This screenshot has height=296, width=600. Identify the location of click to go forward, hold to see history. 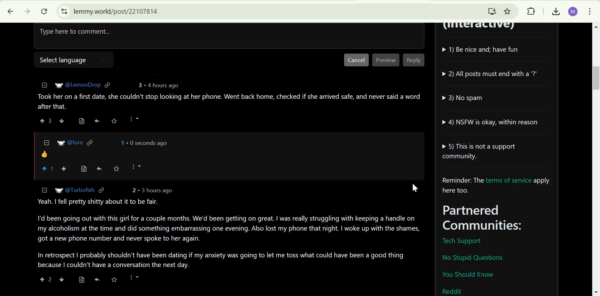
(26, 12).